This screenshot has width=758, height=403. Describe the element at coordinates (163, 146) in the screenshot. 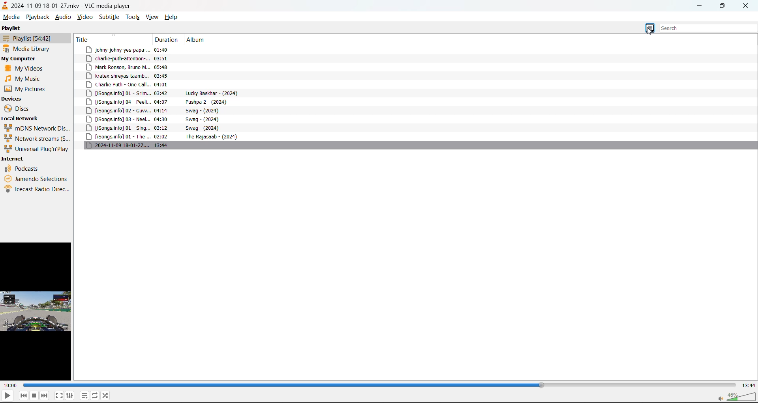

I see `track title, duration and album` at that location.